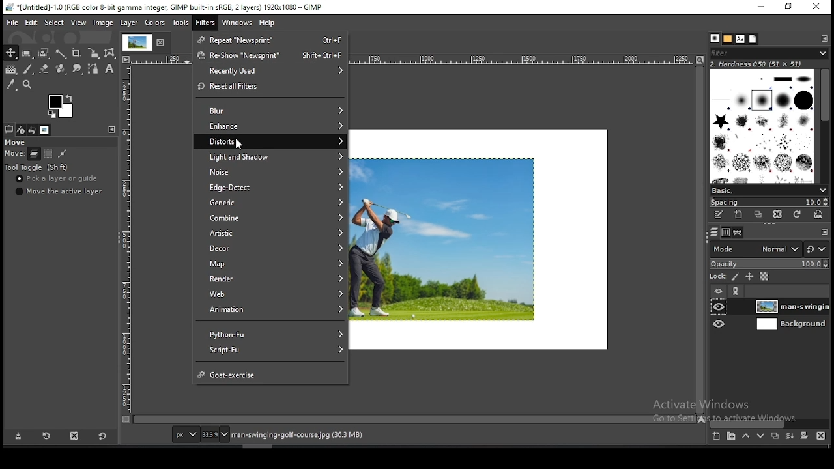 The width and height of the screenshot is (834, 469). Describe the element at coordinates (745, 436) in the screenshot. I see `move layer one step up` at that location.